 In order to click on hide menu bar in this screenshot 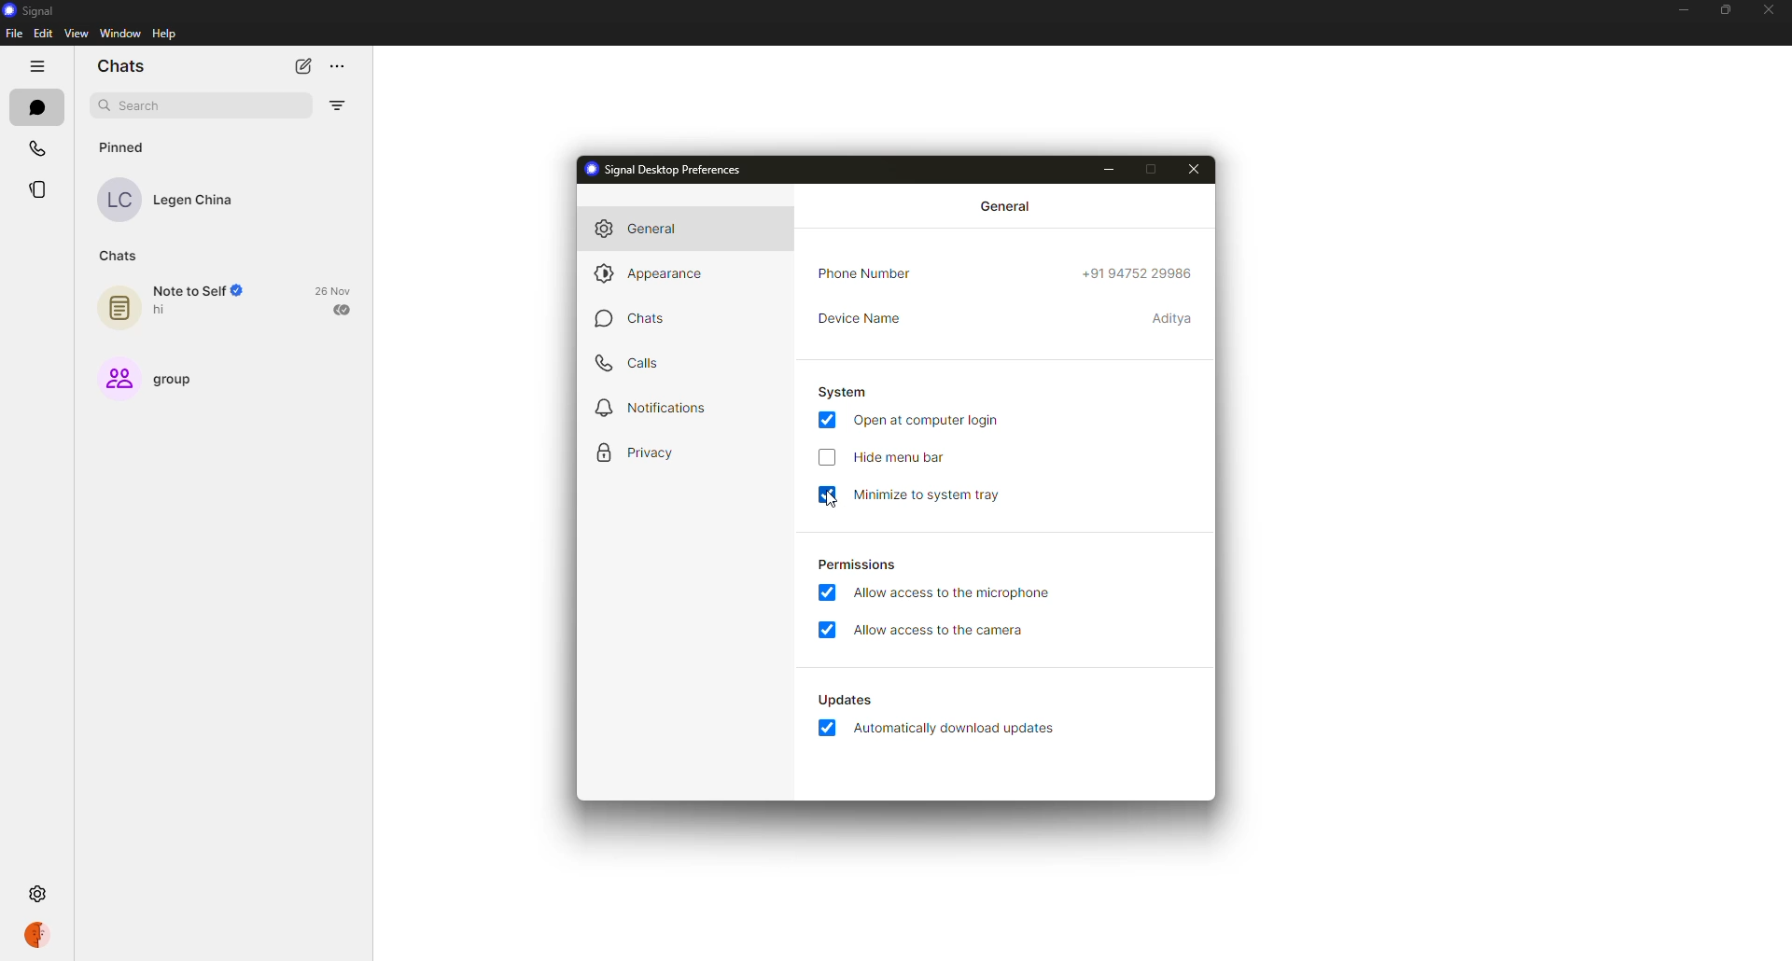, I will do `click(902, 458)`.